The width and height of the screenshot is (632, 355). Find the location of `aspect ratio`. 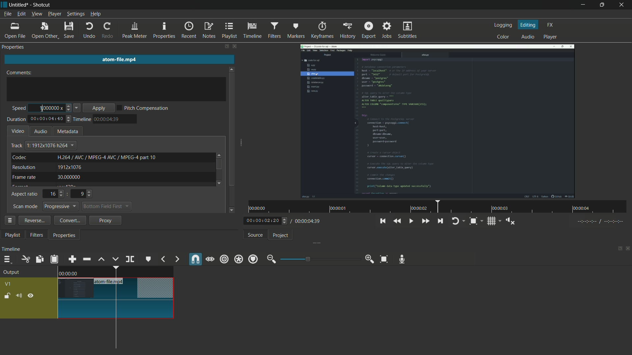

aspect ratio is located at coordinates (24, 194).